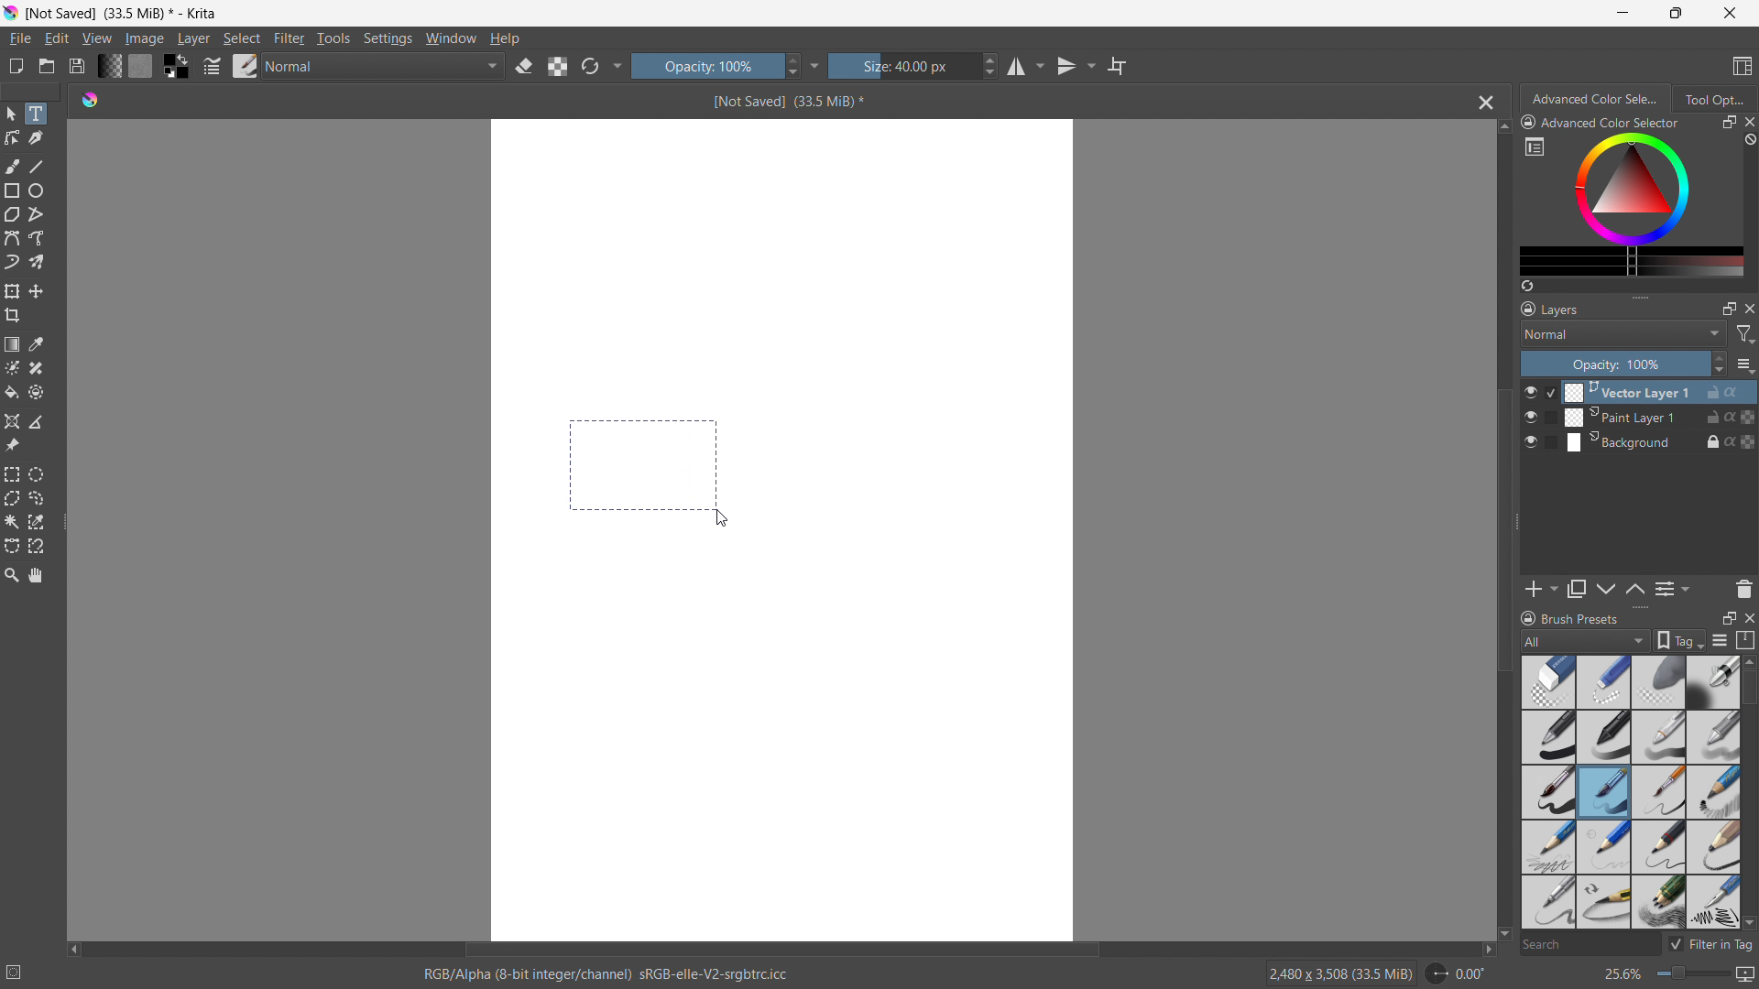 This screenshot has height=989, width=1759. Describe the element at coordinates (1503, 935) in the screenshot. I see `scroll down` at that location.